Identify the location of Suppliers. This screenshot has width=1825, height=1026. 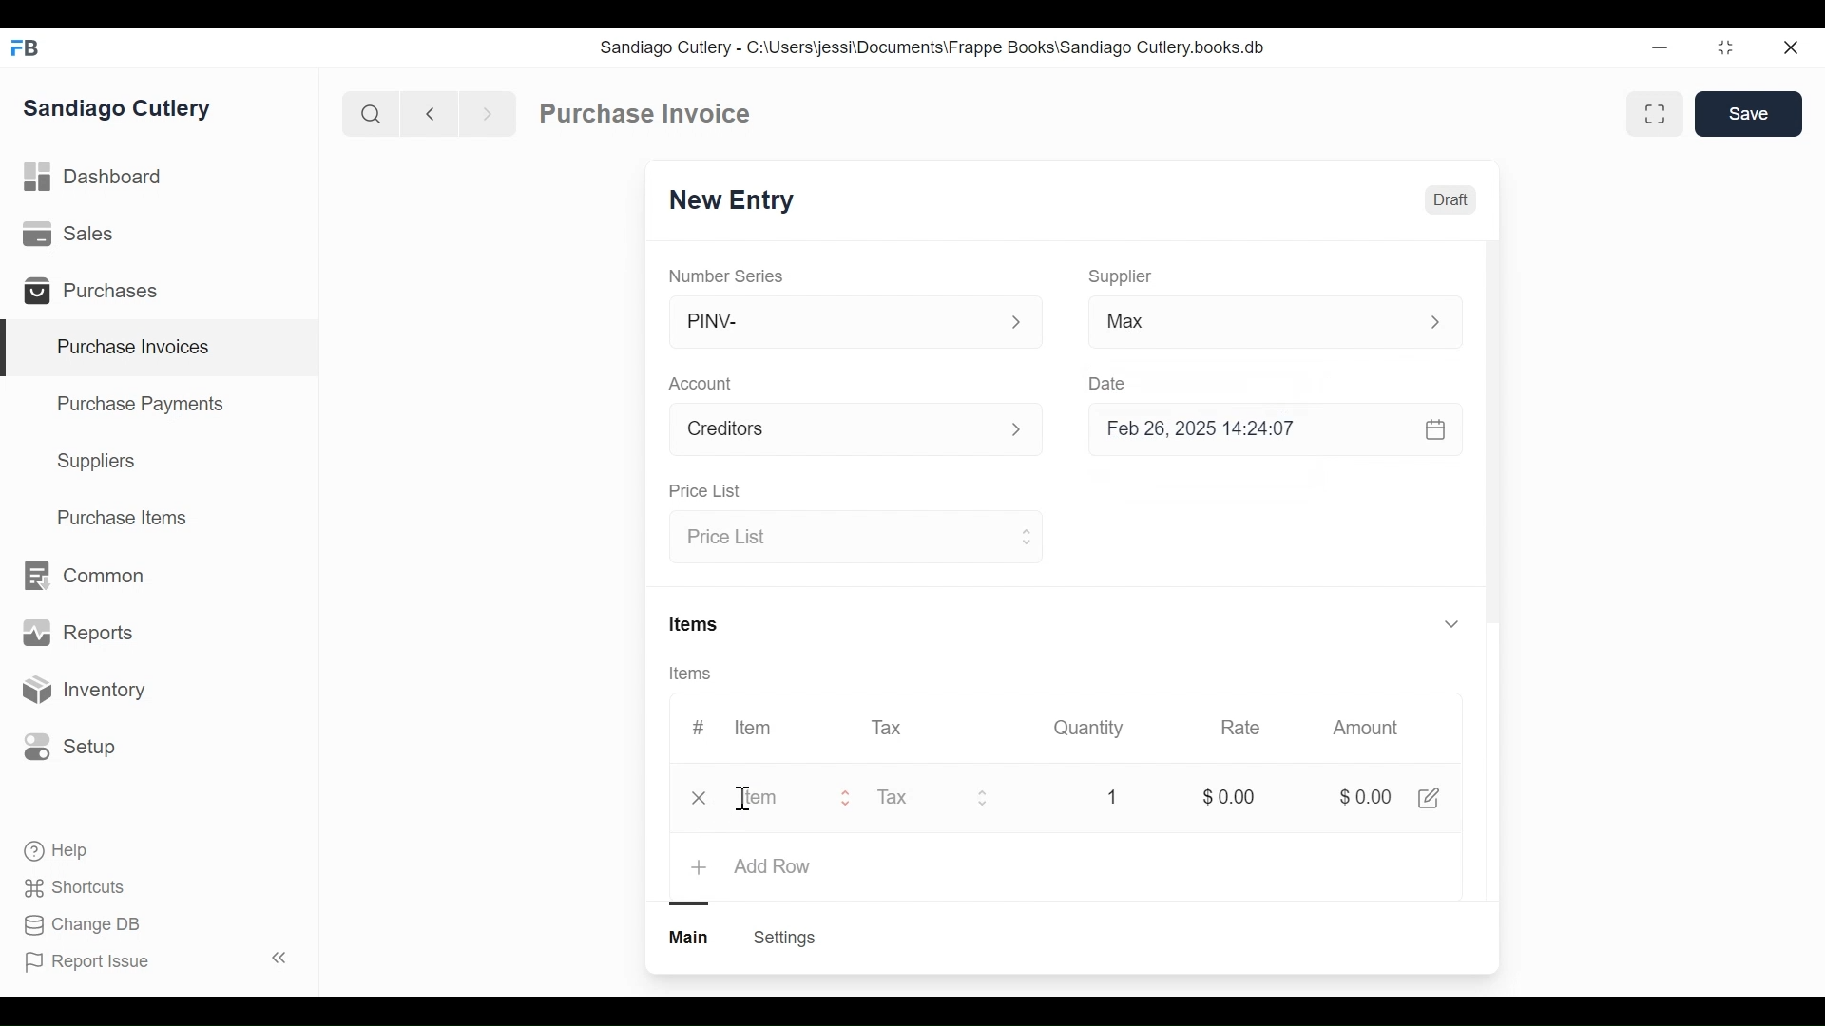
(97, 462).